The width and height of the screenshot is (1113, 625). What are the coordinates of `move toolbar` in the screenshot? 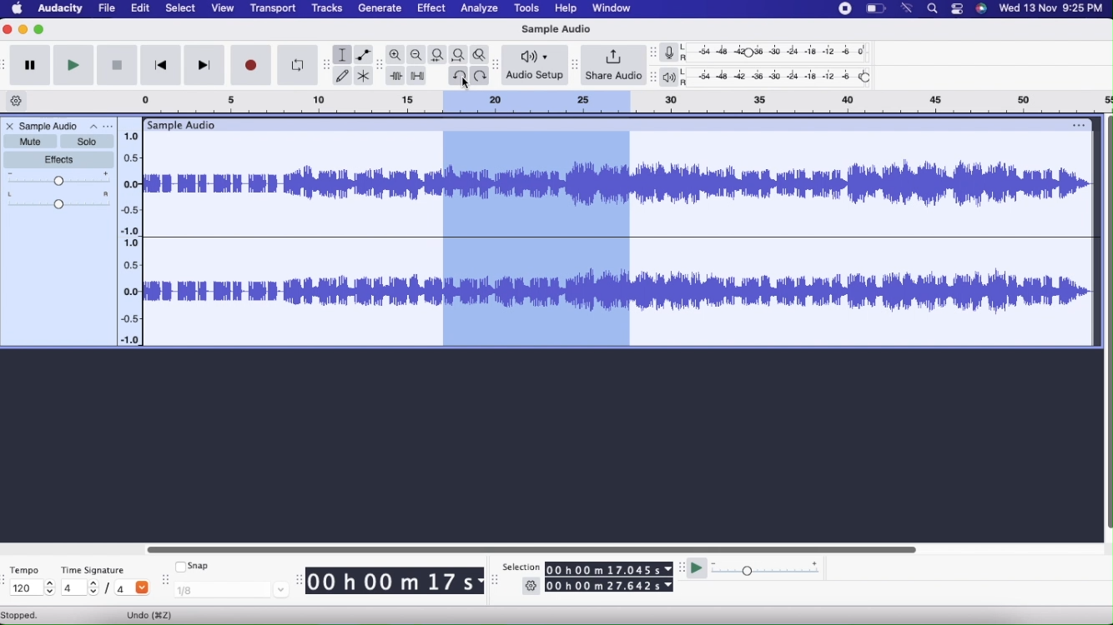 It's located at (379, 64).